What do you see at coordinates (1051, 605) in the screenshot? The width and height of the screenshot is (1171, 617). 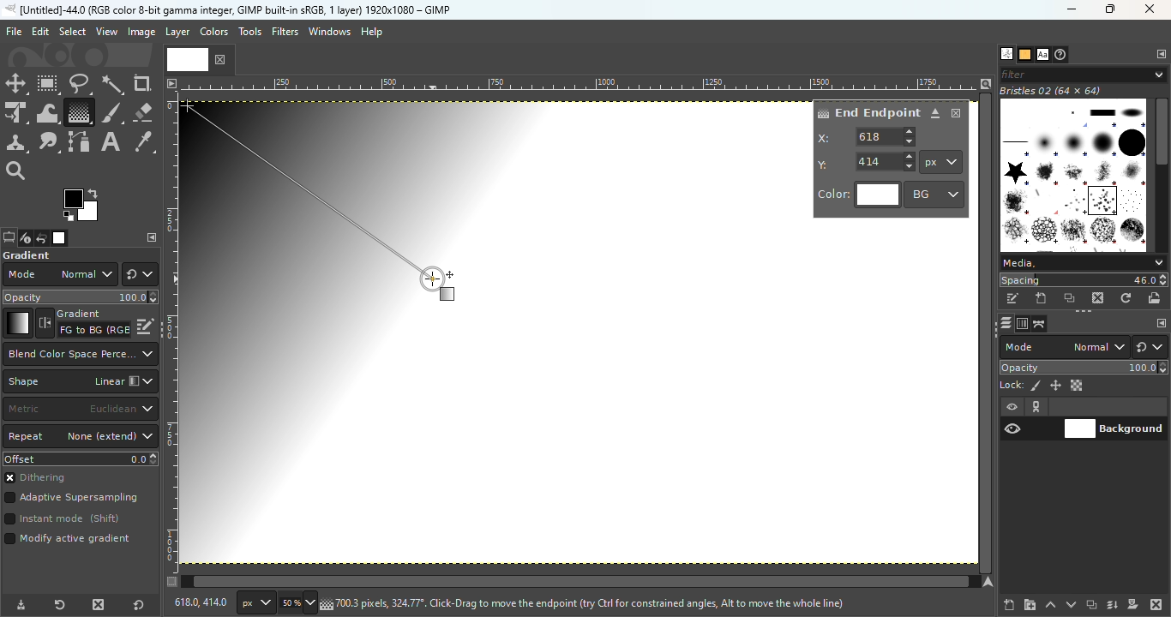 I see `Raise this layer one step in the layer stack` at bounding box center [1051, 605].